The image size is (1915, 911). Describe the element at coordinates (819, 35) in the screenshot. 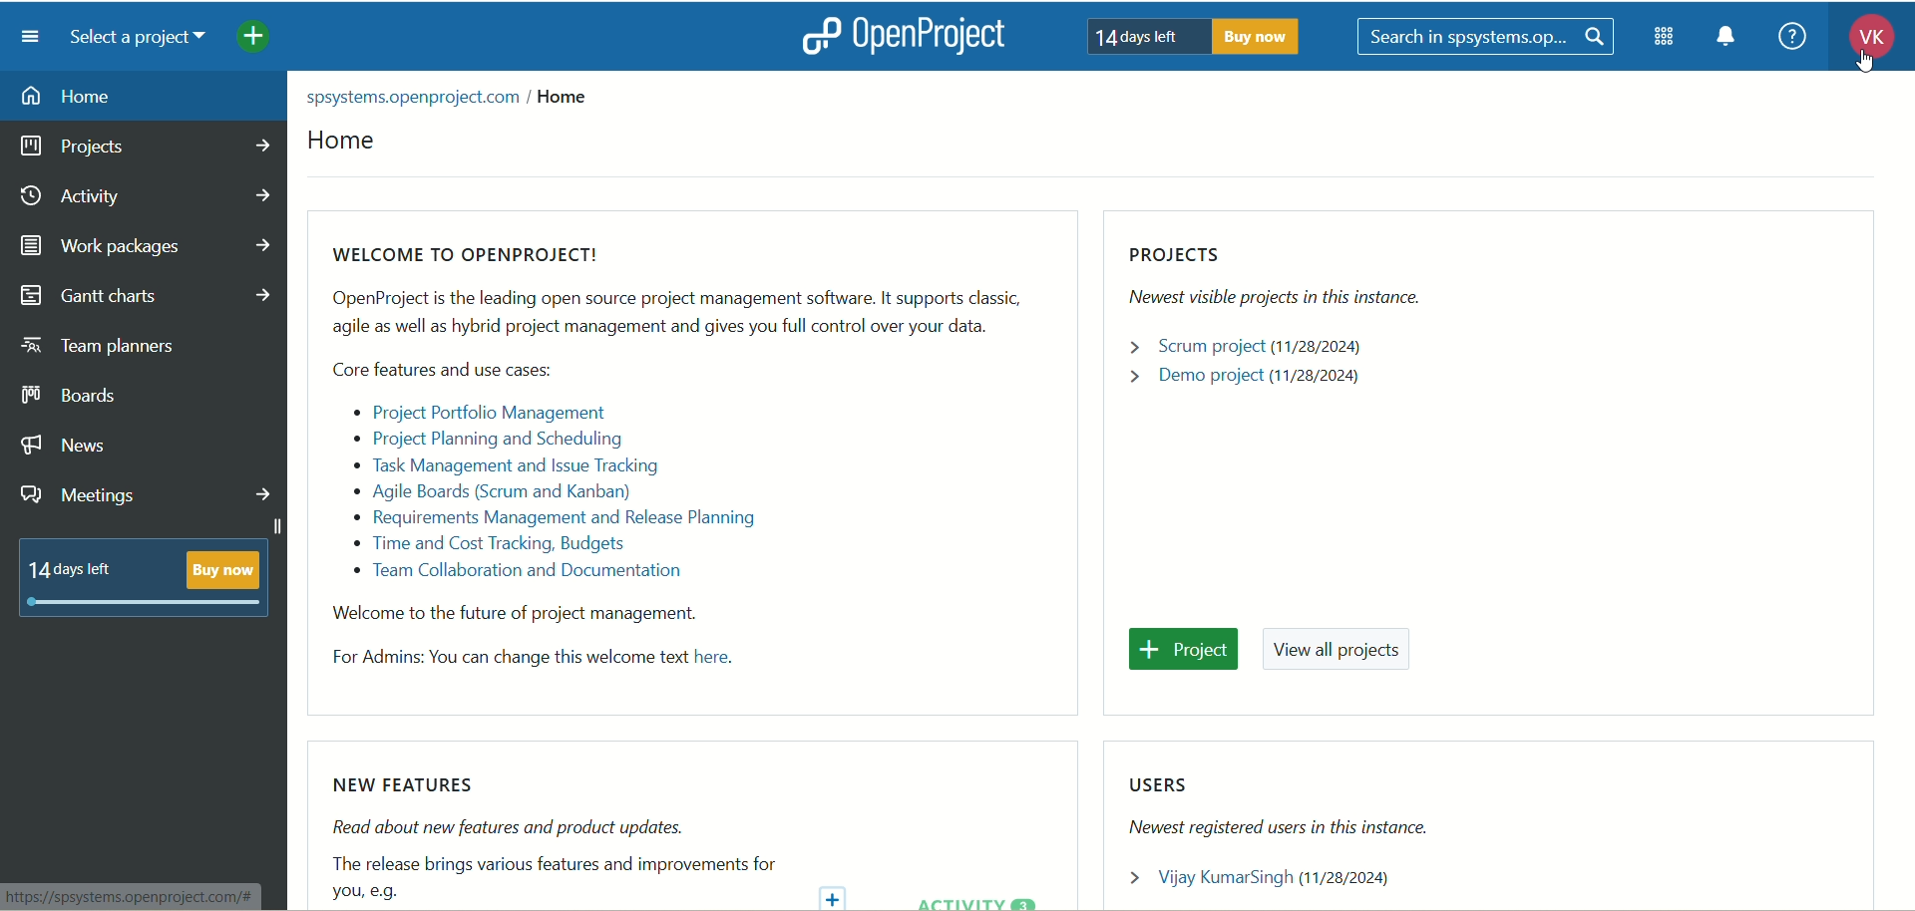

I see `logo` at that location.